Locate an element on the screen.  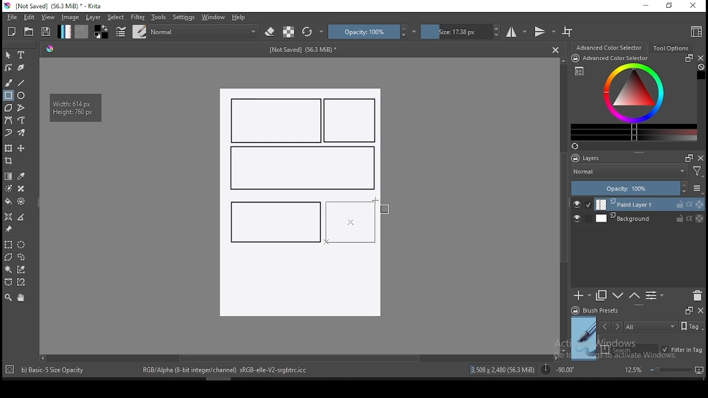
windows is located at coordinates (214, 17).